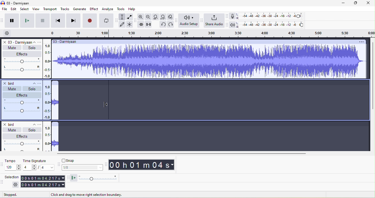  Describe the element at coordinates (123, 17) in the screenshot. I see `selection tool` at that location.